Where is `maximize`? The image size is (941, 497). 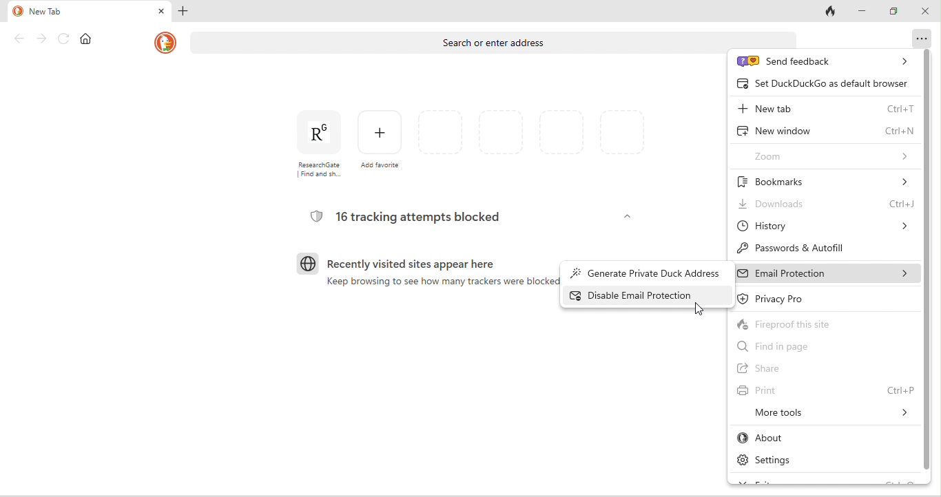 maximize is located at coordinates (899, 12).